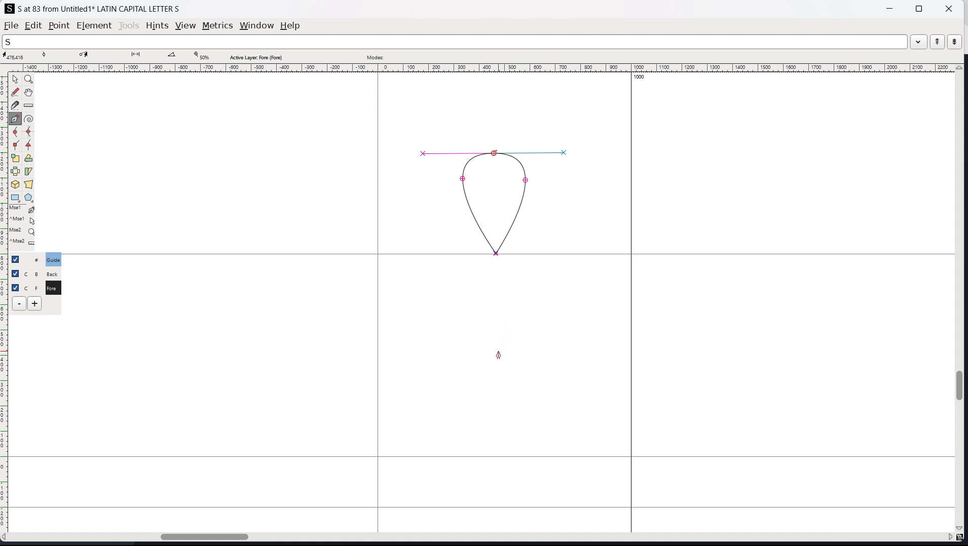 The image size is (968, 546). What do you see at coordinates (57, 56) in the screenshot?
I see `curve point coordinate` at bounding box center [57, 56].